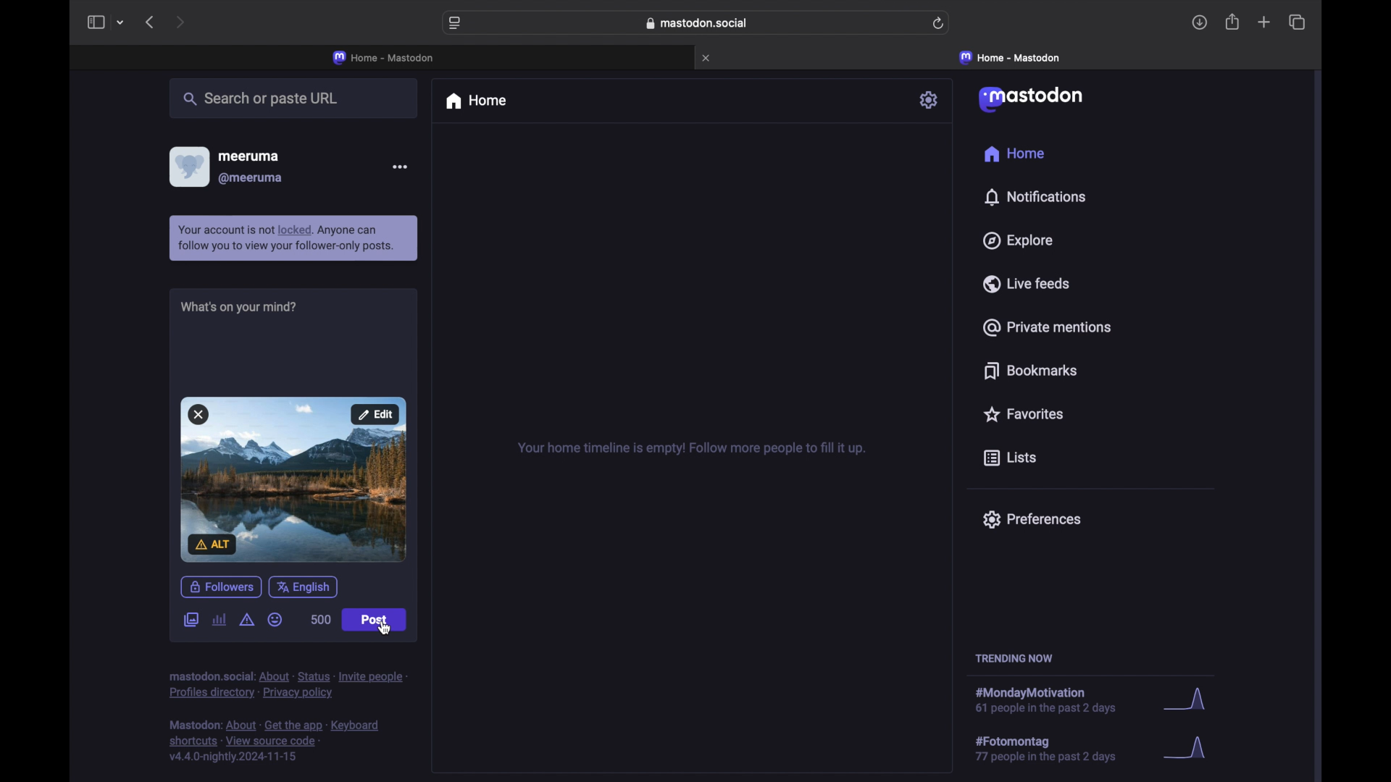  I want to click on website  settings, so click(456, 24).